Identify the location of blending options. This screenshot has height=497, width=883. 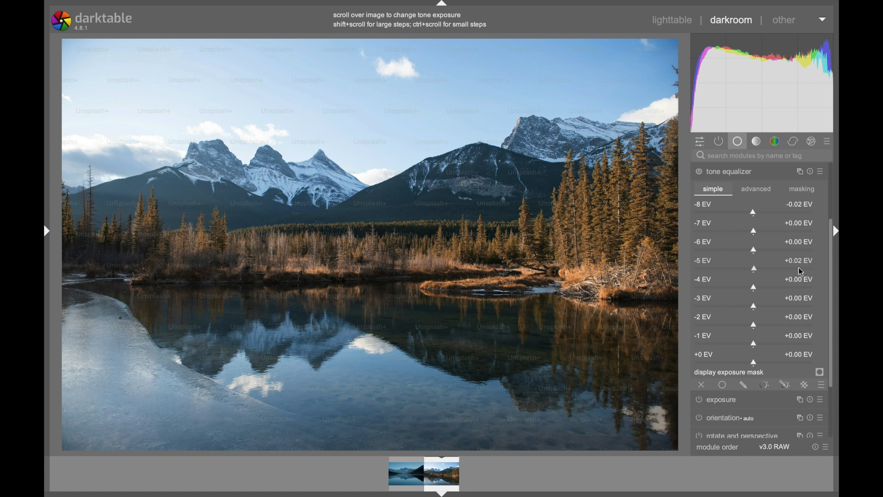
(821, 386).